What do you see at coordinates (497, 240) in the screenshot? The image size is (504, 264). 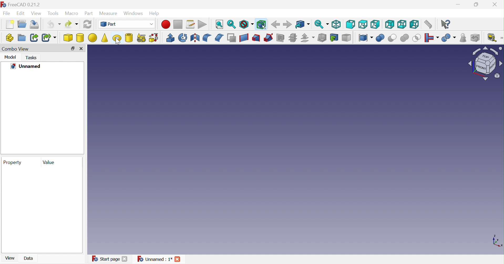 I see `x, y axis` at bounding box center [497, 240].